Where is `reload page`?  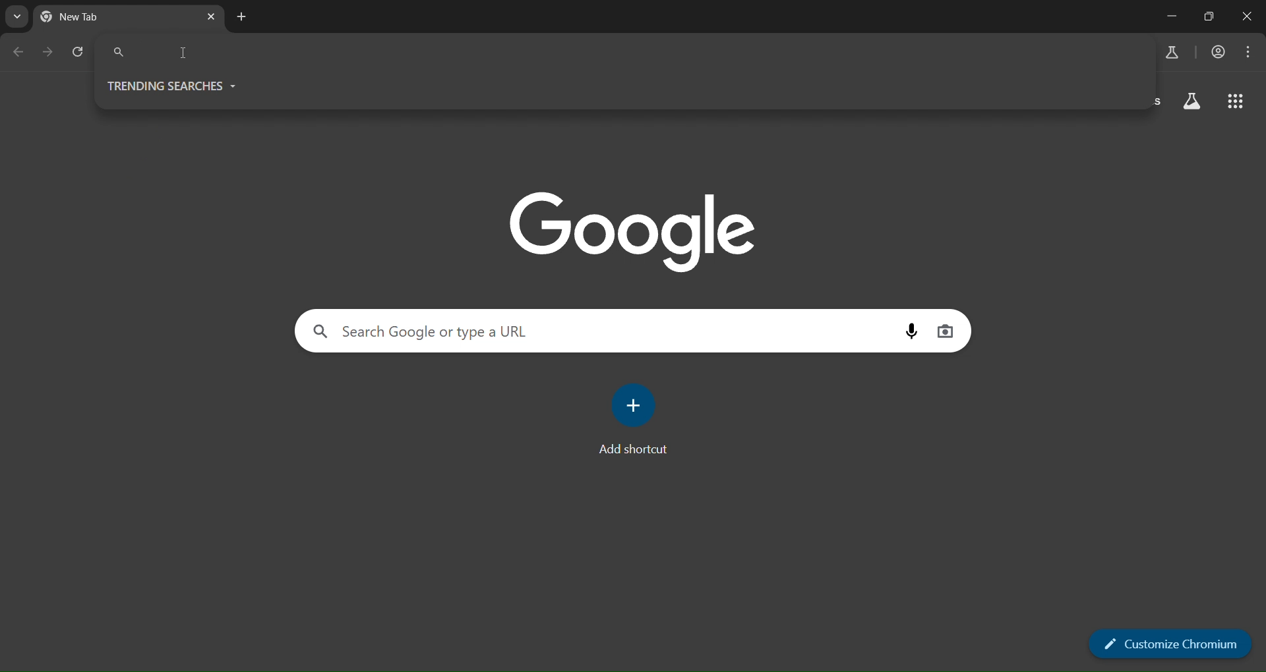
reload page is located at coordinates (80, 52).